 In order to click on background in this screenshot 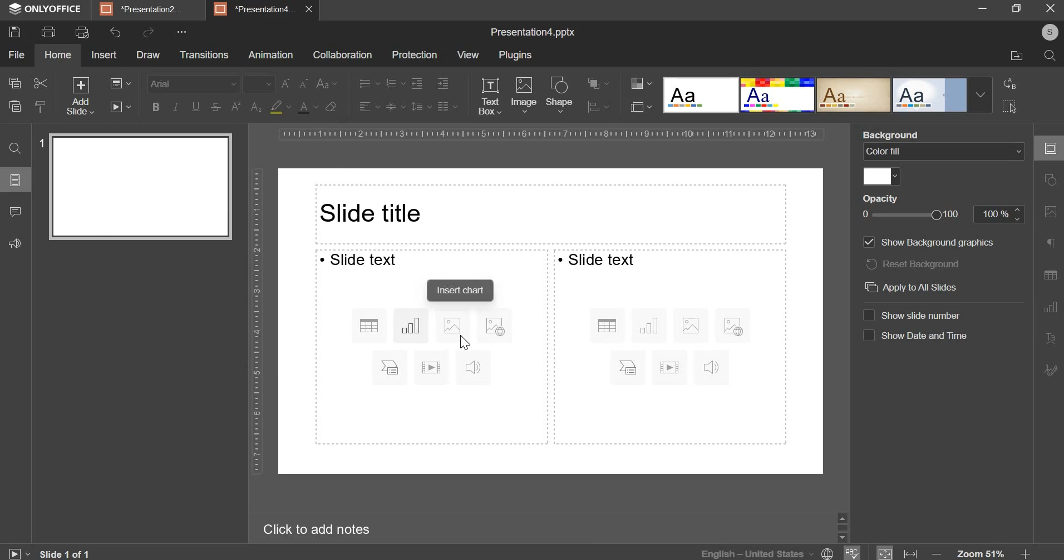, I will do `click(895, 135)`.